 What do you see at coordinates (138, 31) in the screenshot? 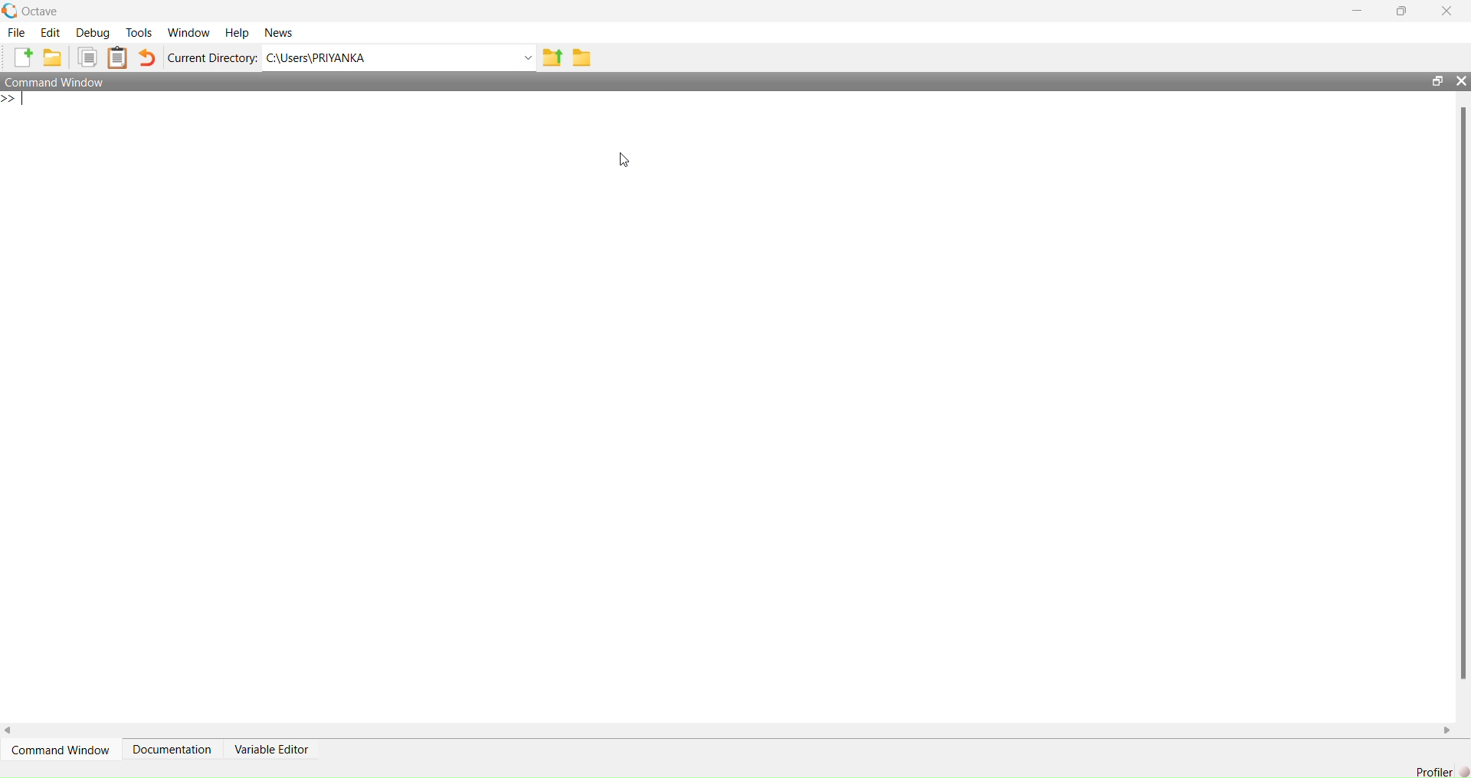
I see `tools` at bounding box center [138, 31].